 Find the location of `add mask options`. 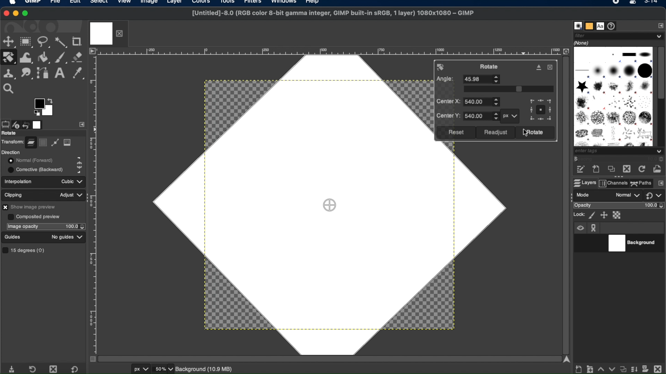

add mask options is located at coordinates (646, 368).